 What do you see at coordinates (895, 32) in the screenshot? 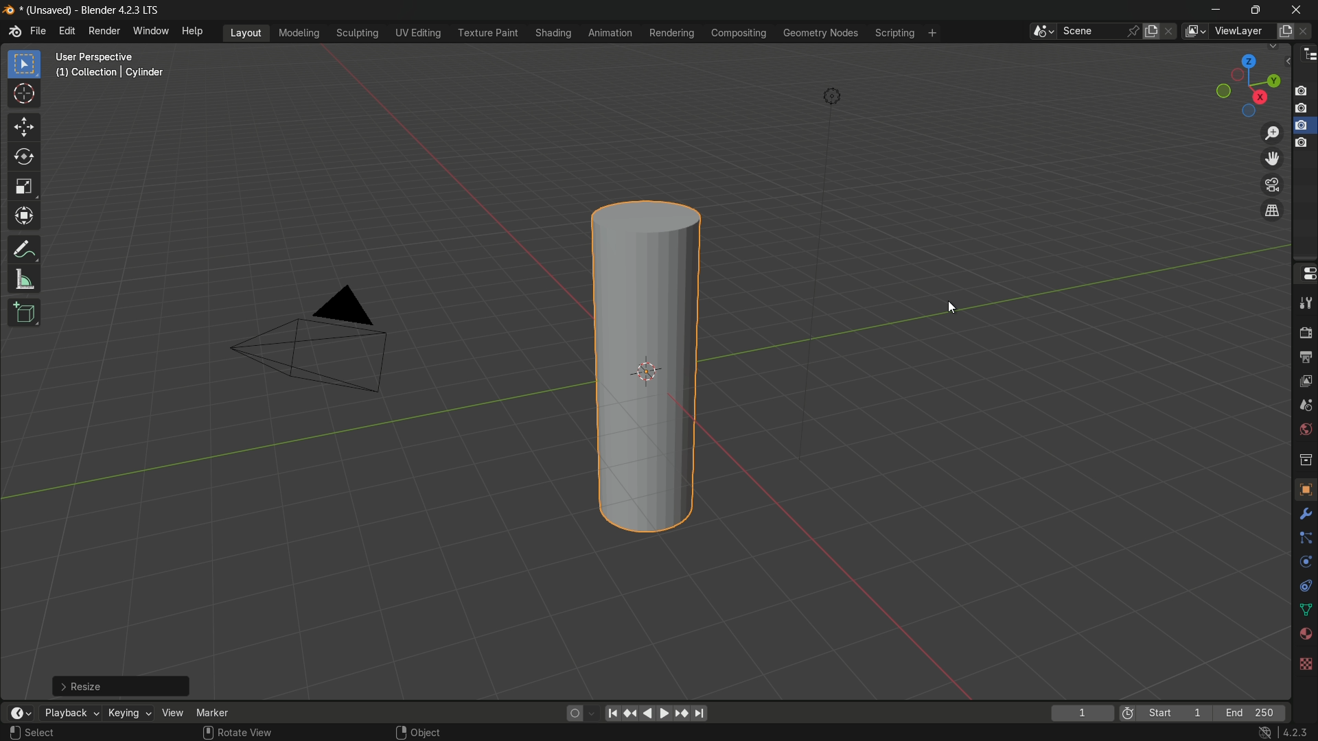
I see `scripting` at bounding box center [895, 32].